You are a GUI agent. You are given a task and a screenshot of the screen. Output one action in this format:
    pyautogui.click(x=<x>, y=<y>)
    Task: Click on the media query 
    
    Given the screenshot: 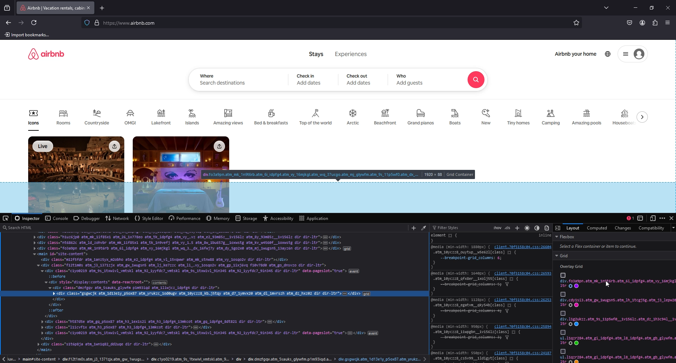 What is the action you would take?
    pyautogui.click(x=461, y=300)
    